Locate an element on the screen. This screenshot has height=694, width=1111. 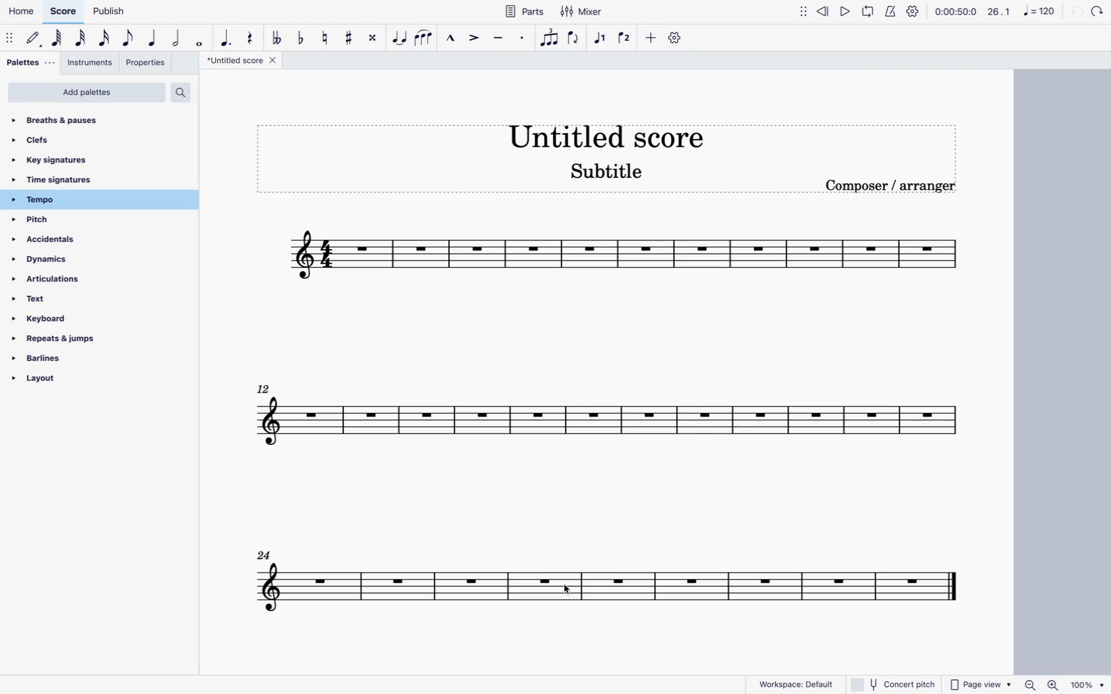
augmentative dot is located at coordinates (227, 38).